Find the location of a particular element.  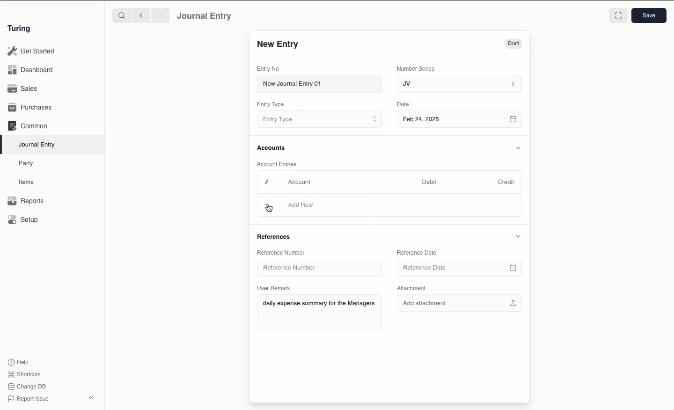

Items is located at coordinates (27, 182).